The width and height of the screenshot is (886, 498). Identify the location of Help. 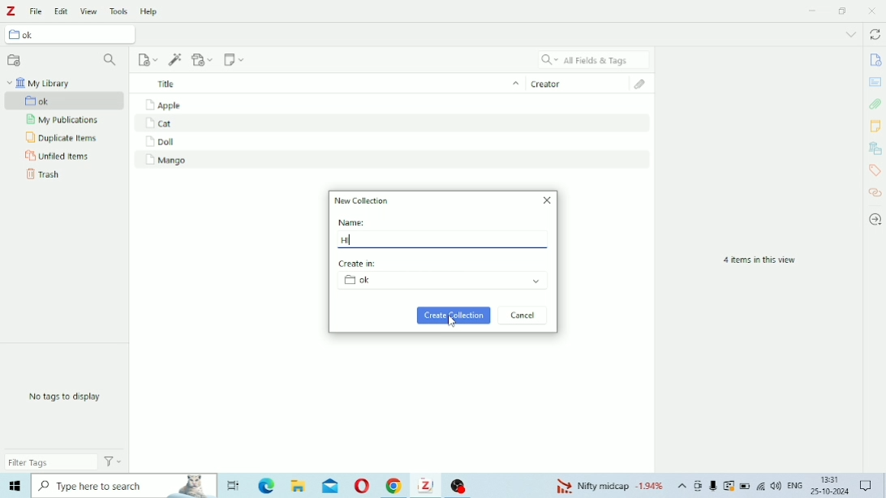
(149, 11).